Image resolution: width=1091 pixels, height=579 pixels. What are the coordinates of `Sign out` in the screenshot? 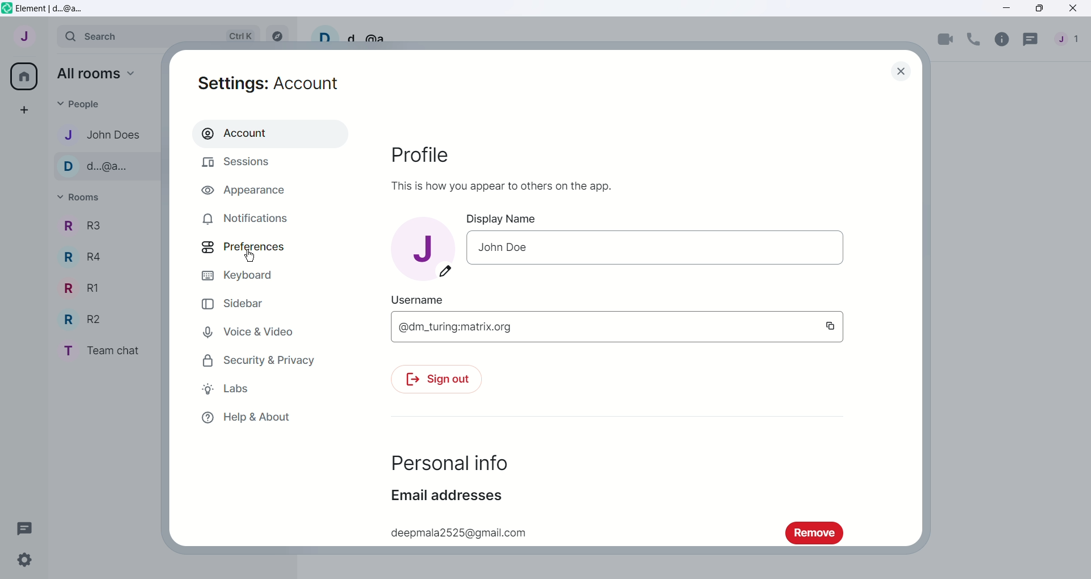 It's located at (436, 379).